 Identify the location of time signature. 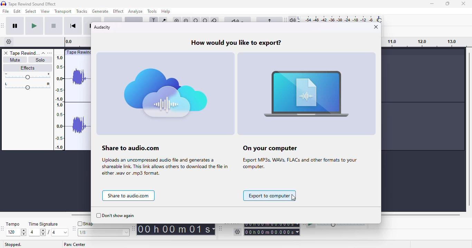
(49, 229).